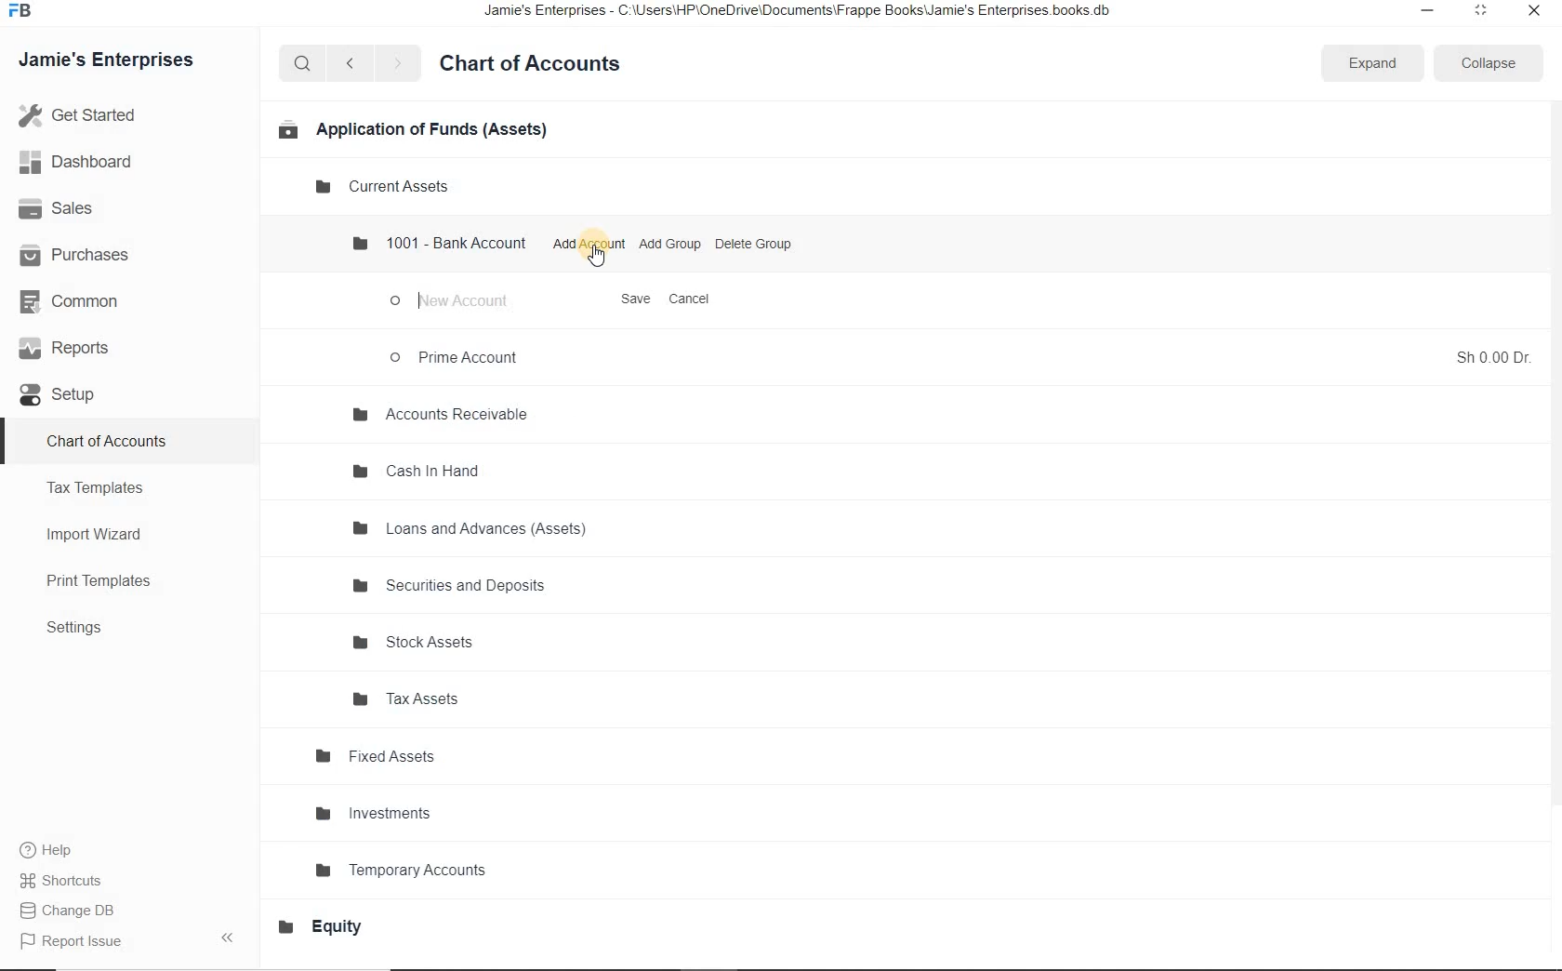 The image size is (1562, 971). What do you see at coordinates (454, 588) in the screenshot?
I see `Securities and Deposits` at bounding box center [454, 588].